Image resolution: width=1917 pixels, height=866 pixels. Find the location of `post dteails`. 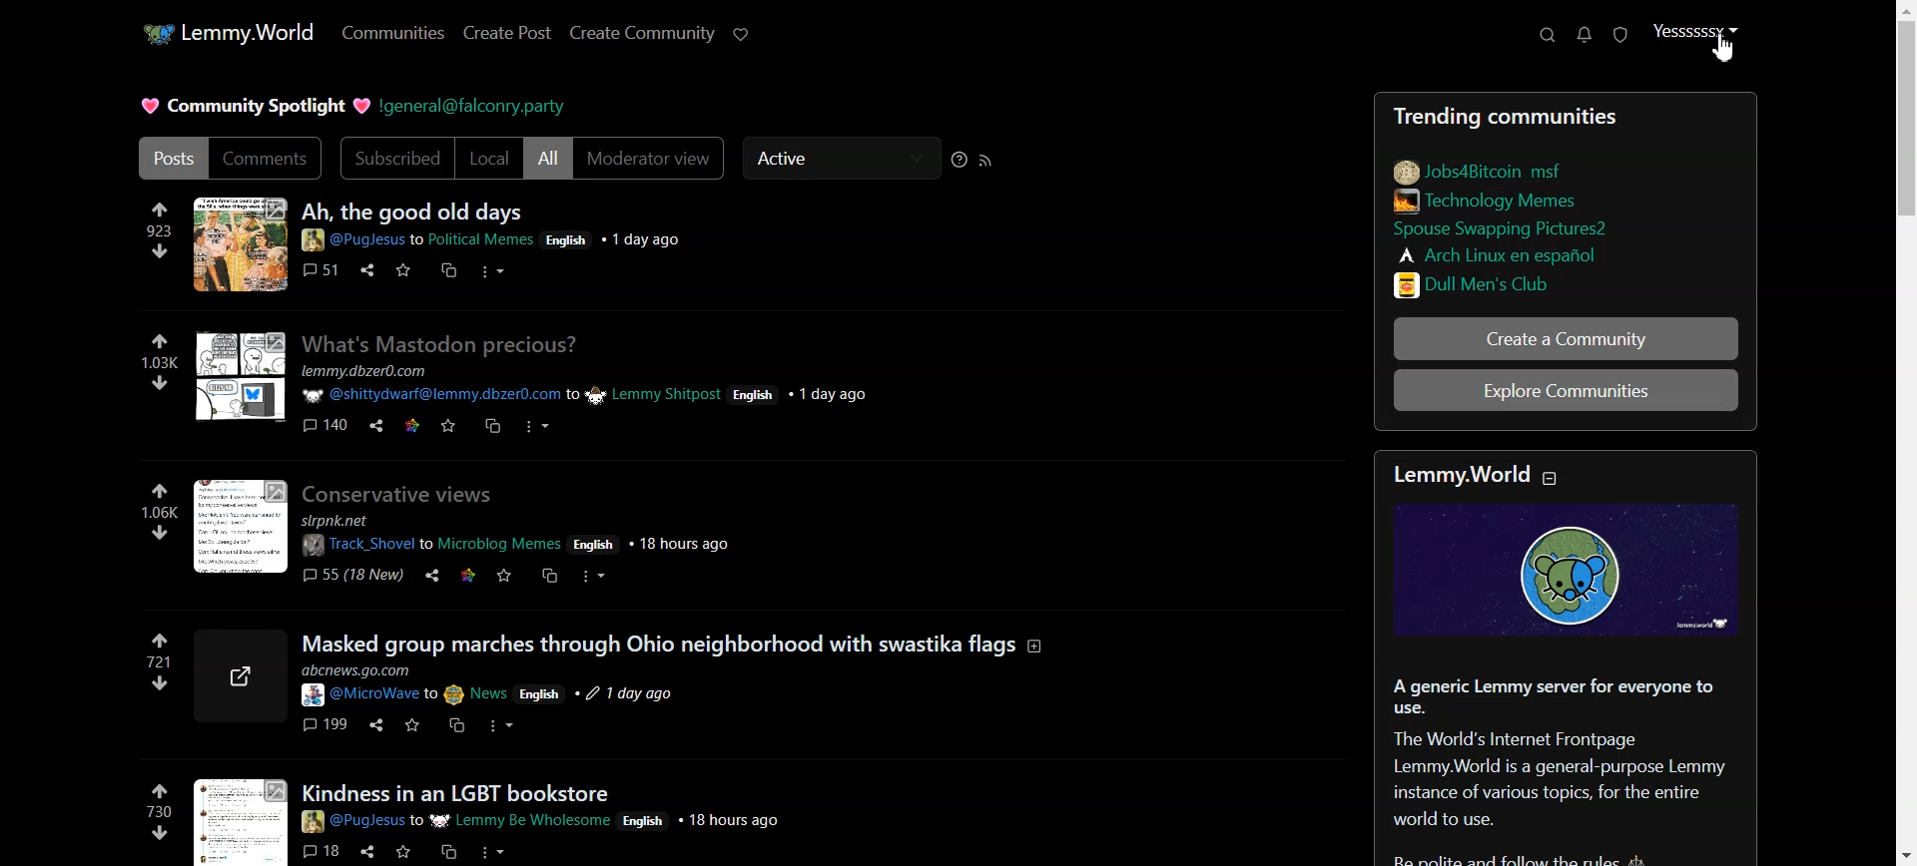

post dteails is located at coordinates (611, 384).